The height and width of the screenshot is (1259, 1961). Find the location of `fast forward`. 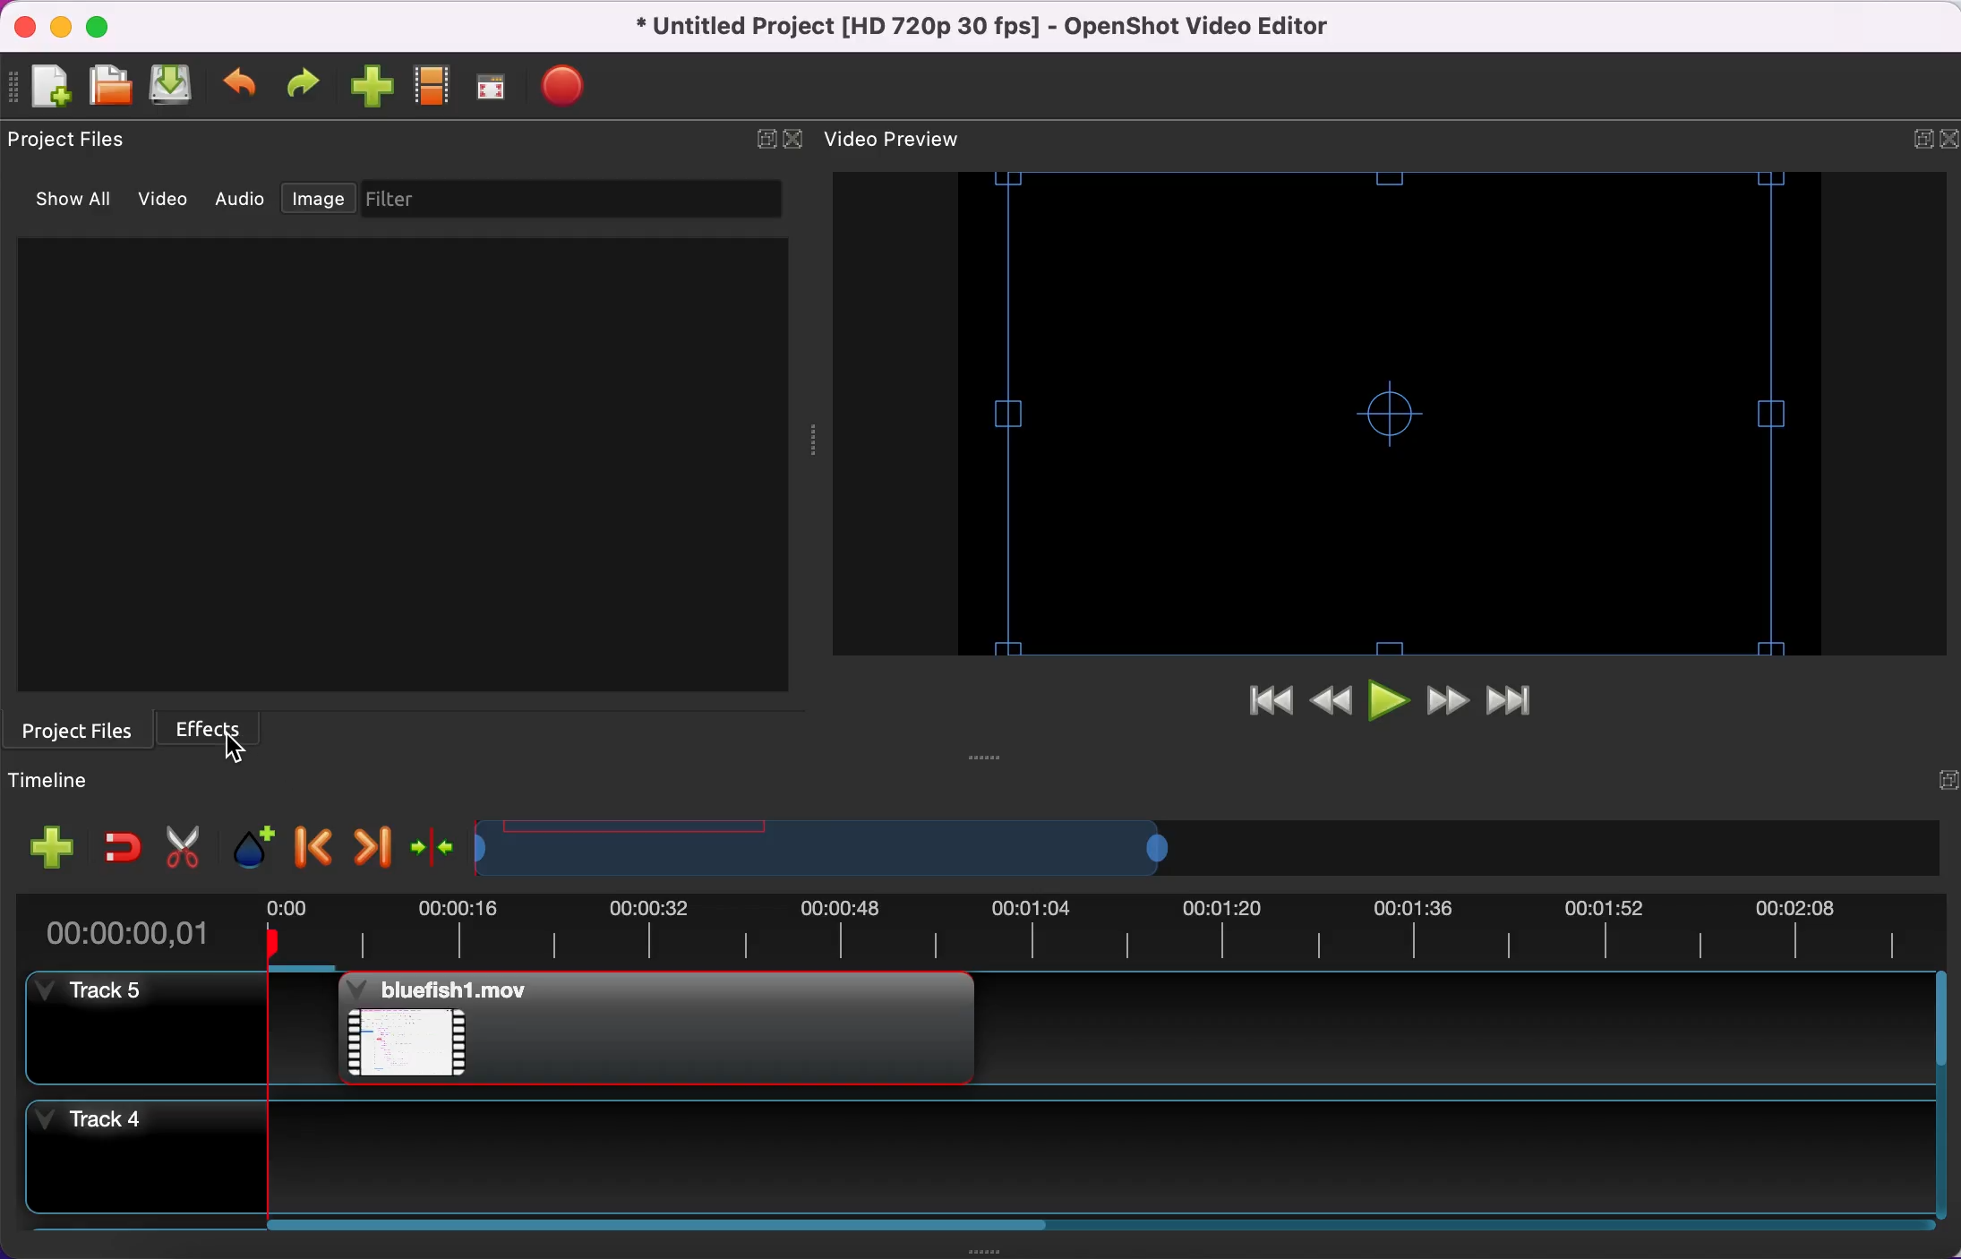

fast forward is located at coordinates (1449, 699).